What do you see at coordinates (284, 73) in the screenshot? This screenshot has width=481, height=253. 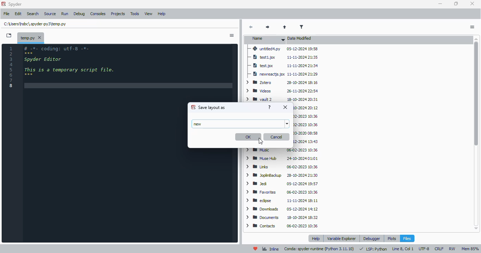 I see `newreactjs.jsx` at bounding box center [284, 73].